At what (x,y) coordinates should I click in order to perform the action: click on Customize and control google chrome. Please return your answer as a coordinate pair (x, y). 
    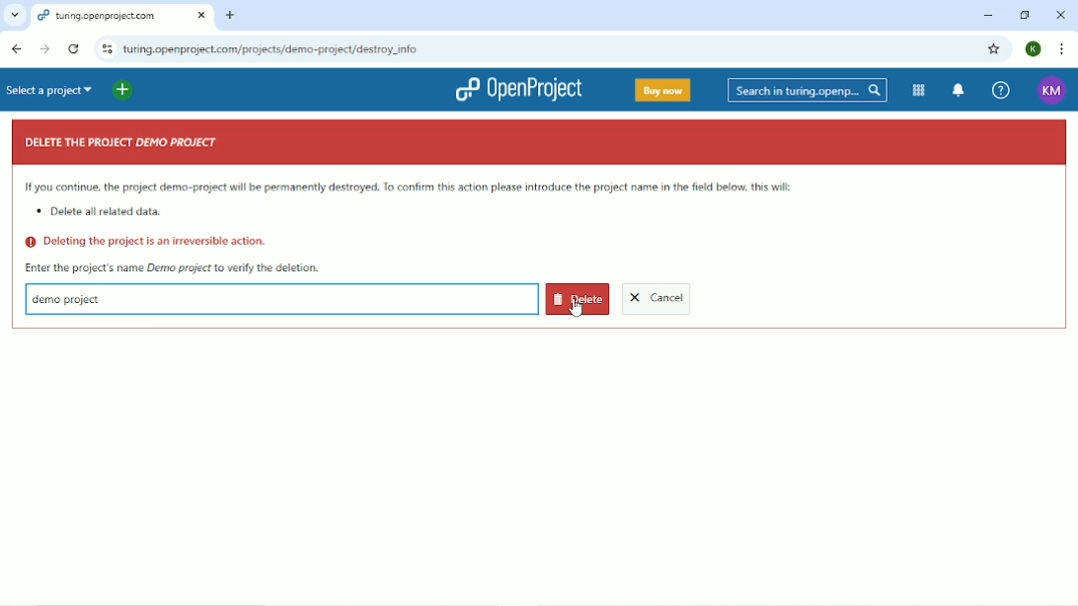
    Looking at the image, I should click on (1063, 49).